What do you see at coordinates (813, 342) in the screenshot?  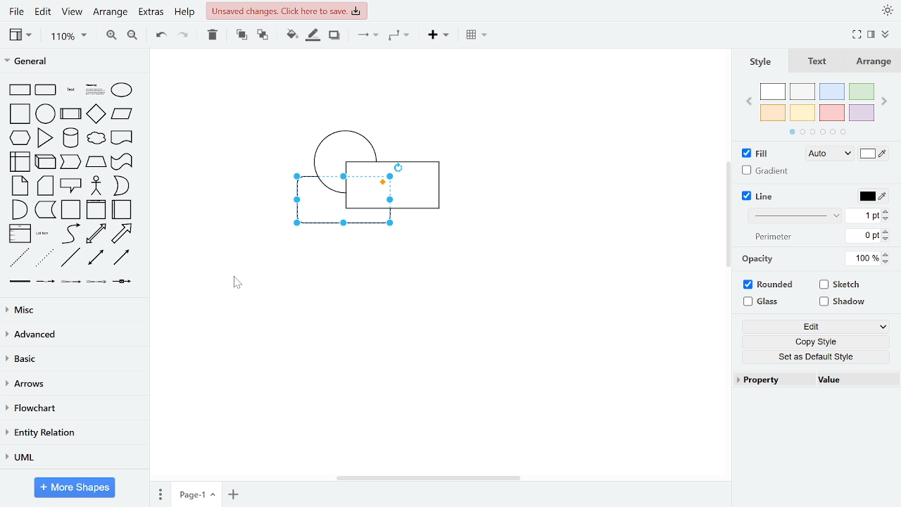 I see `copy style` at bounding box center [813, 342].